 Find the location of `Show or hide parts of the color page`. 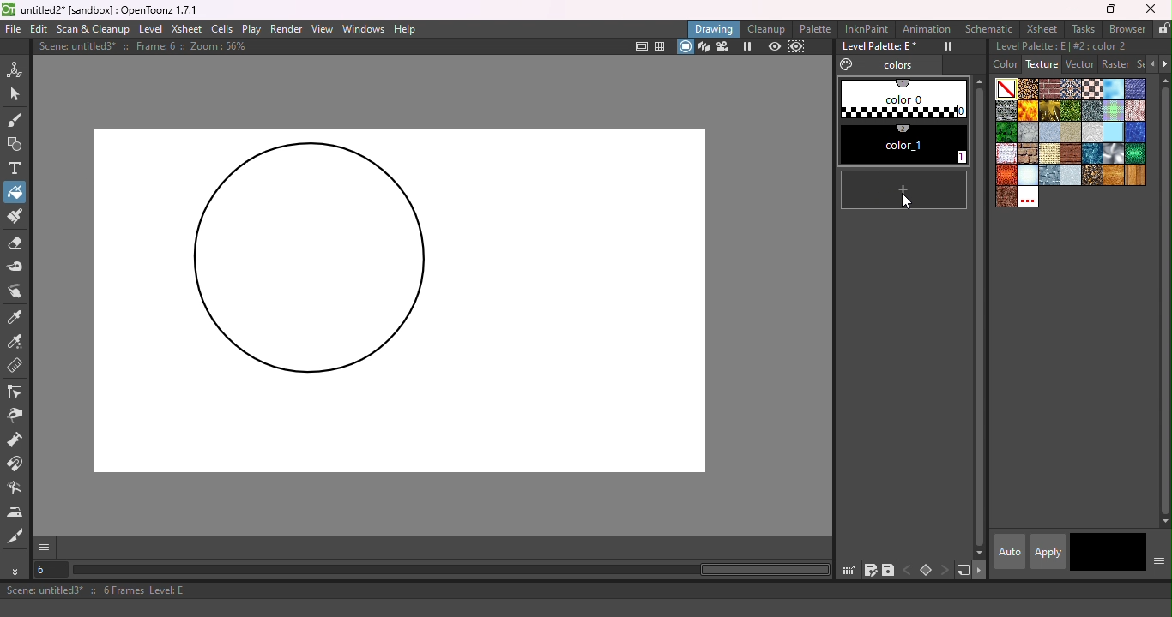

Show or hide parts of the color page is located at coordinates (1157, 564).